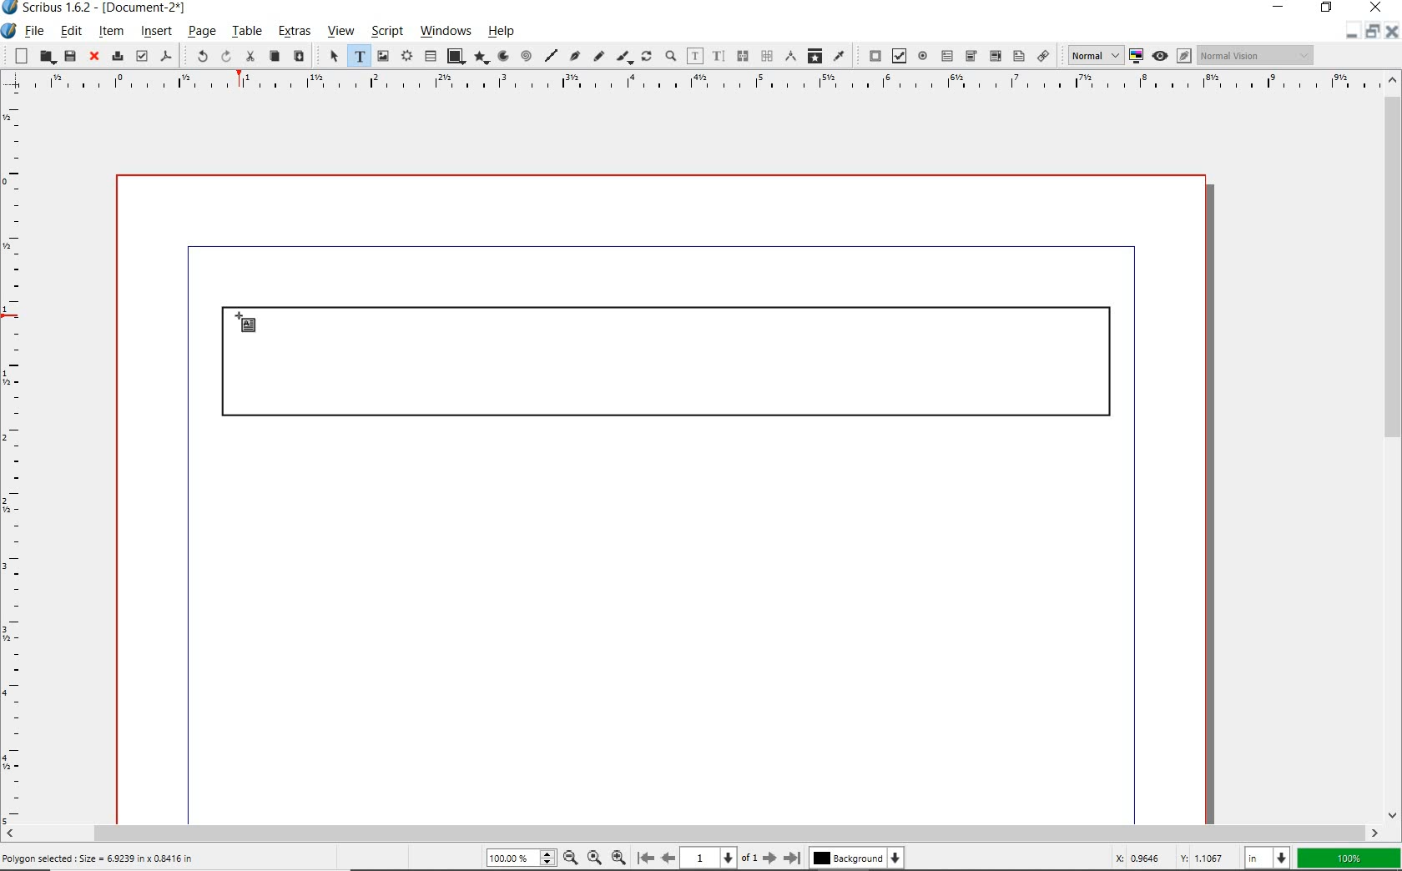  Describe the element at coordinates (693, 832) in the screenshot. I see `scrollbar` at that location.